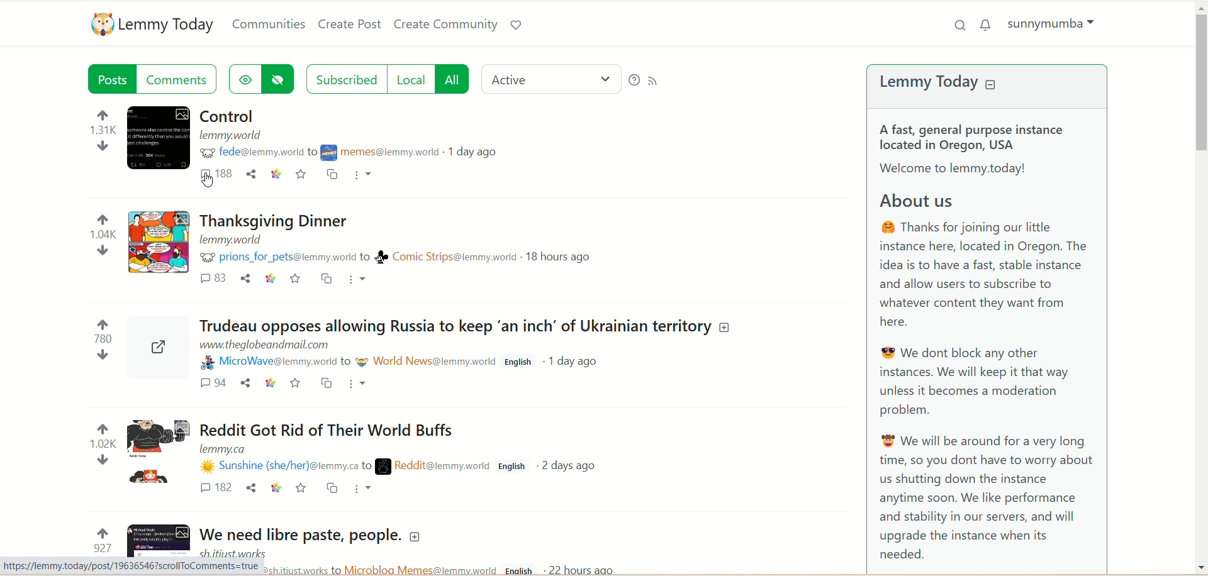  I want to click on pointer, so click(205, 187).